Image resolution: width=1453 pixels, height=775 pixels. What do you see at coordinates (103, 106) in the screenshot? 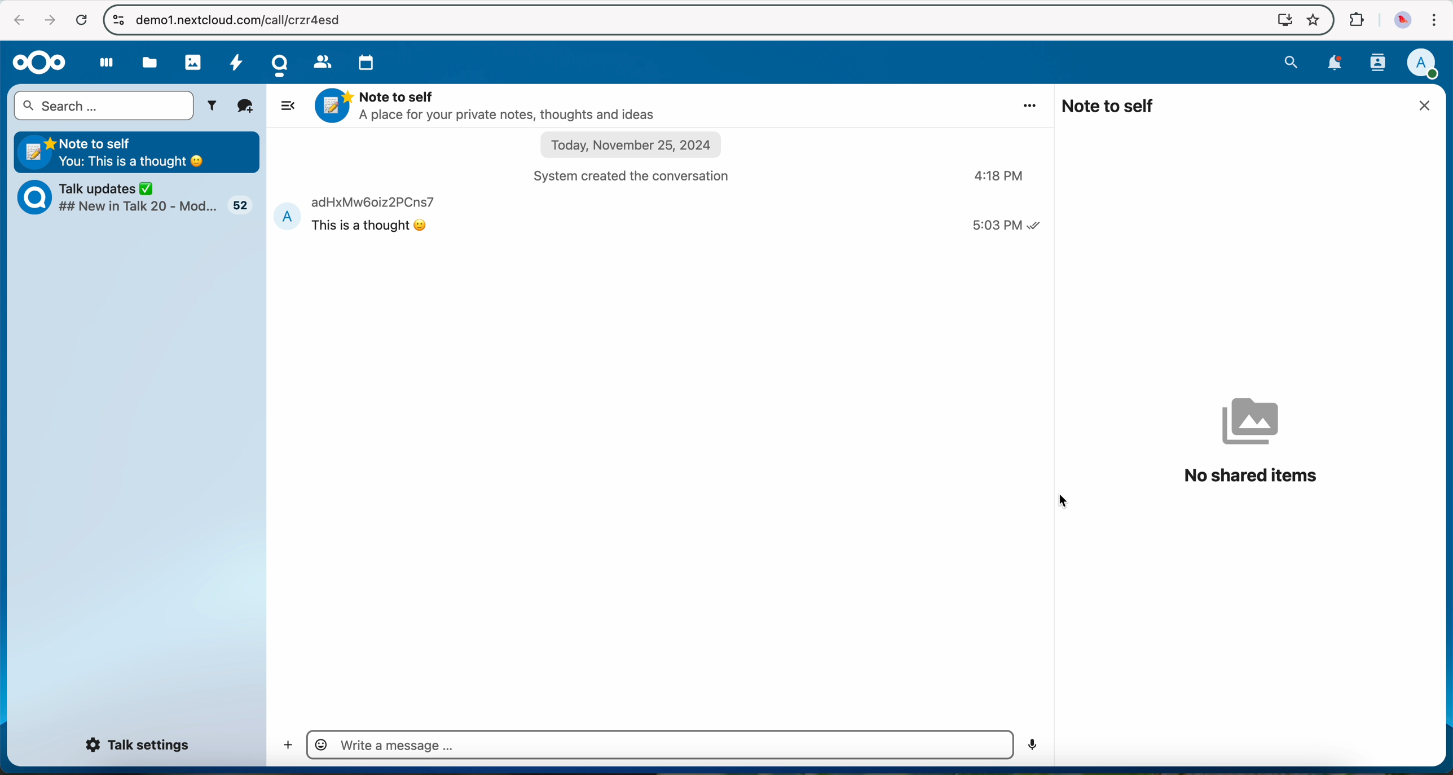
I see `search bar` at bounding box center [103, 106].